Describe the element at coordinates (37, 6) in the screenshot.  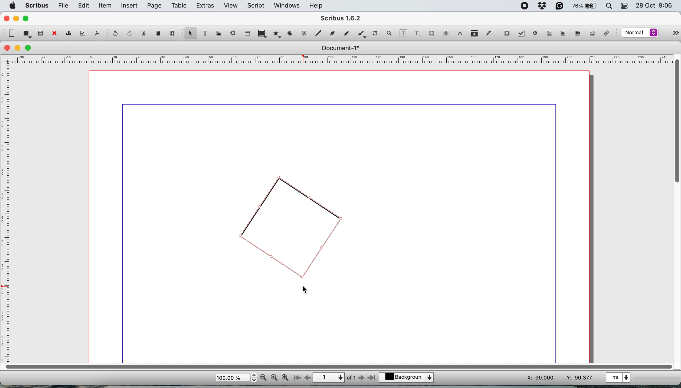
I see `scribus` at that location.